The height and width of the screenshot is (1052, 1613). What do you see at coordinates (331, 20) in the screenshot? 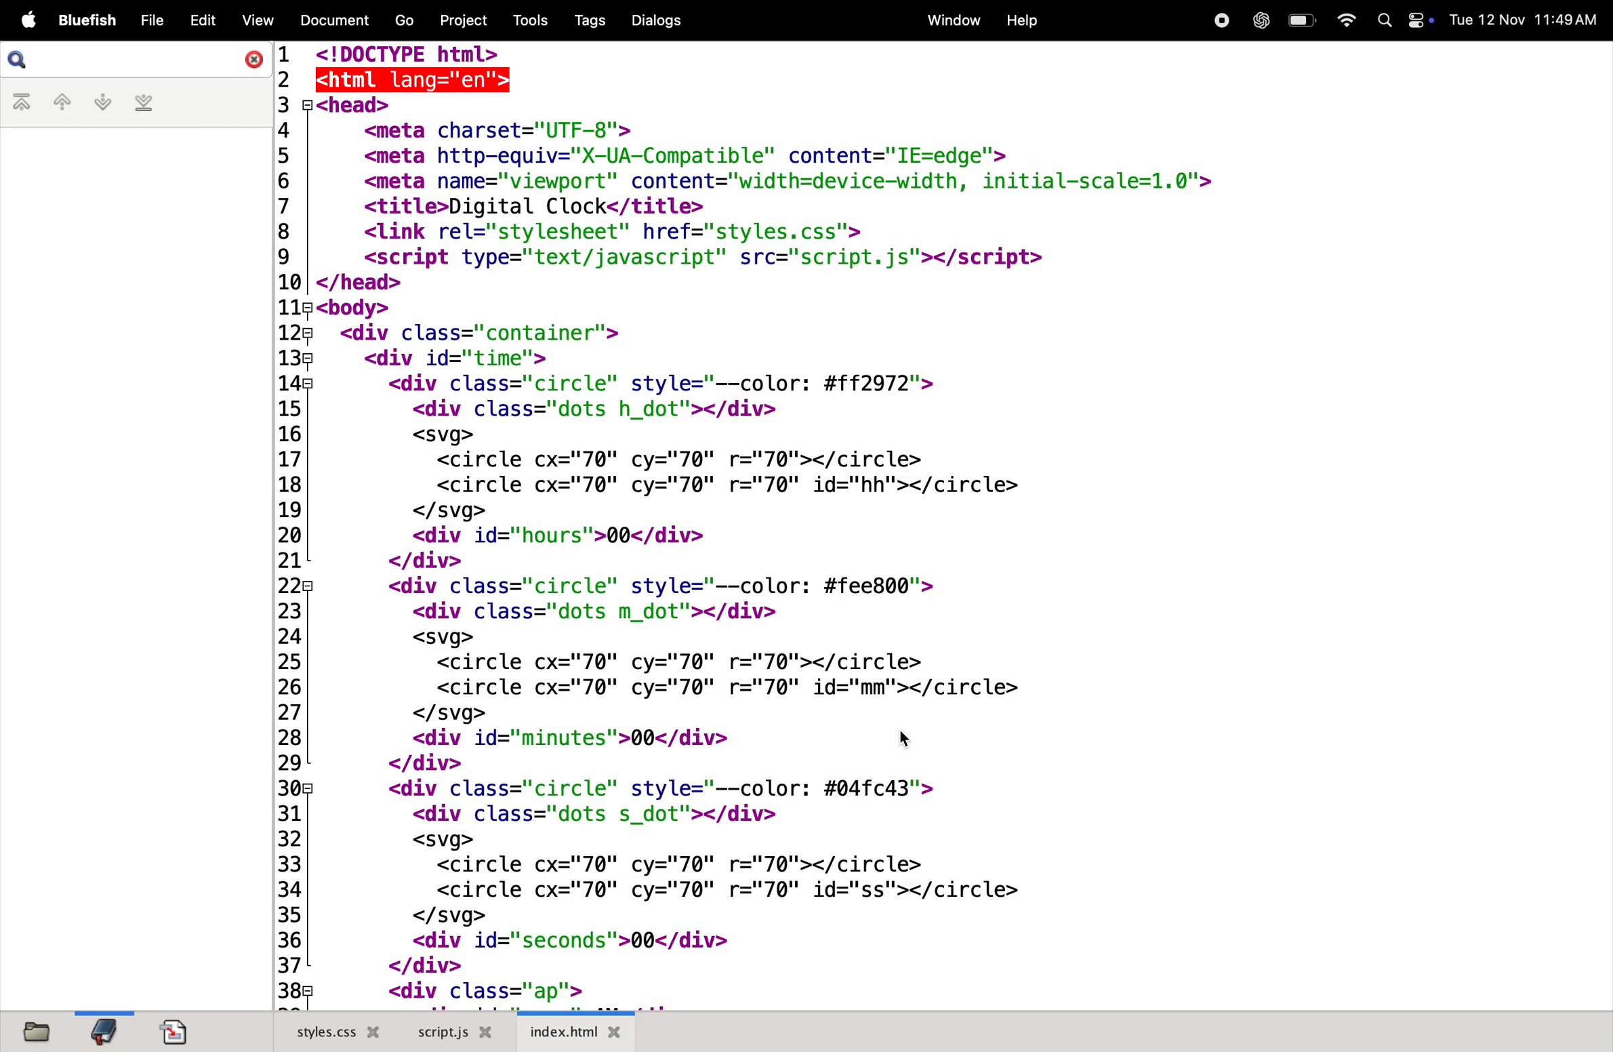
I see `documents` at bounding box center [331, 20].